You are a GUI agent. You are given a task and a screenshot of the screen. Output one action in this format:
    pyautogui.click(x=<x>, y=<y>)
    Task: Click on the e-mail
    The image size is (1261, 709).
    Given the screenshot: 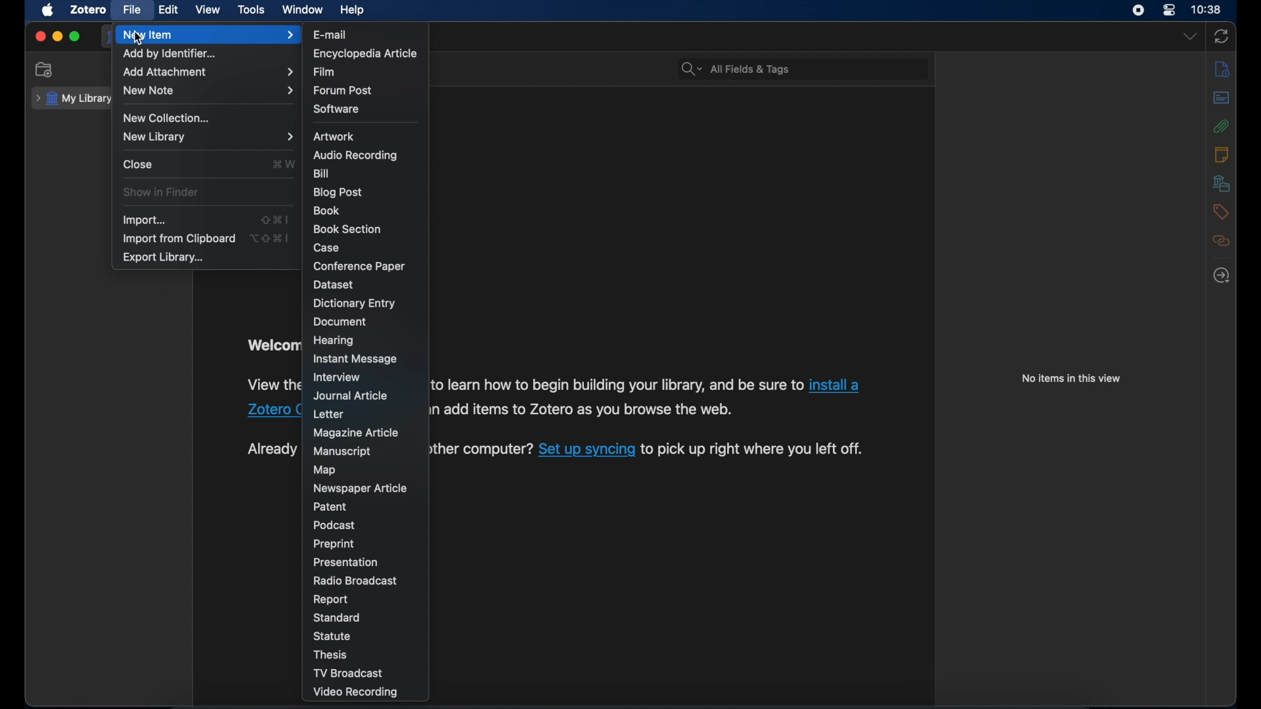 What is the action you would take?
    pyautogui.click(x=334, y=35)
    